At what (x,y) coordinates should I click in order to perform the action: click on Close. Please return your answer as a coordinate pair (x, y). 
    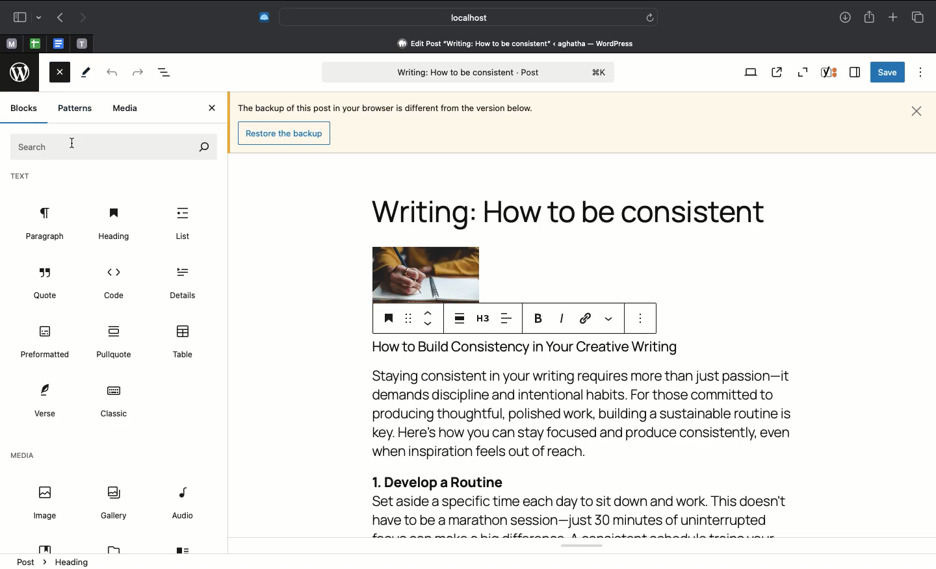
    Looking at the image, I should click on (60, 75).